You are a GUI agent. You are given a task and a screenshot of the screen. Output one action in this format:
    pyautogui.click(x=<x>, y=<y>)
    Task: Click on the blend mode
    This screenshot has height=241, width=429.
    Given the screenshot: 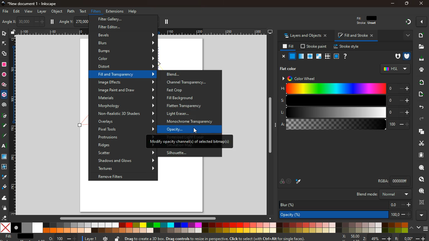 What is the action you would take?
    pyautogui.click(x=383, y=195)
    